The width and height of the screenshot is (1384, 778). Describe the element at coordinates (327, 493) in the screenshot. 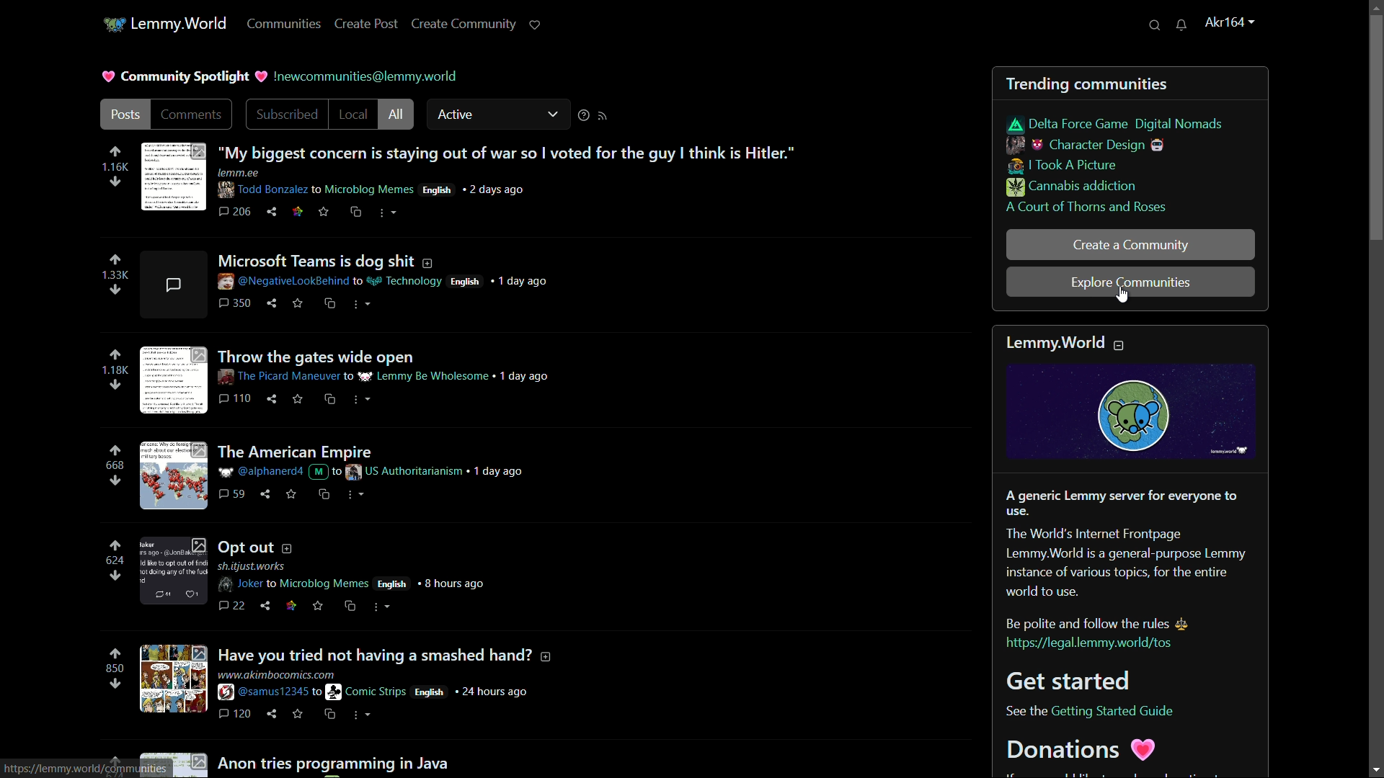

I see `cross share` at that location.